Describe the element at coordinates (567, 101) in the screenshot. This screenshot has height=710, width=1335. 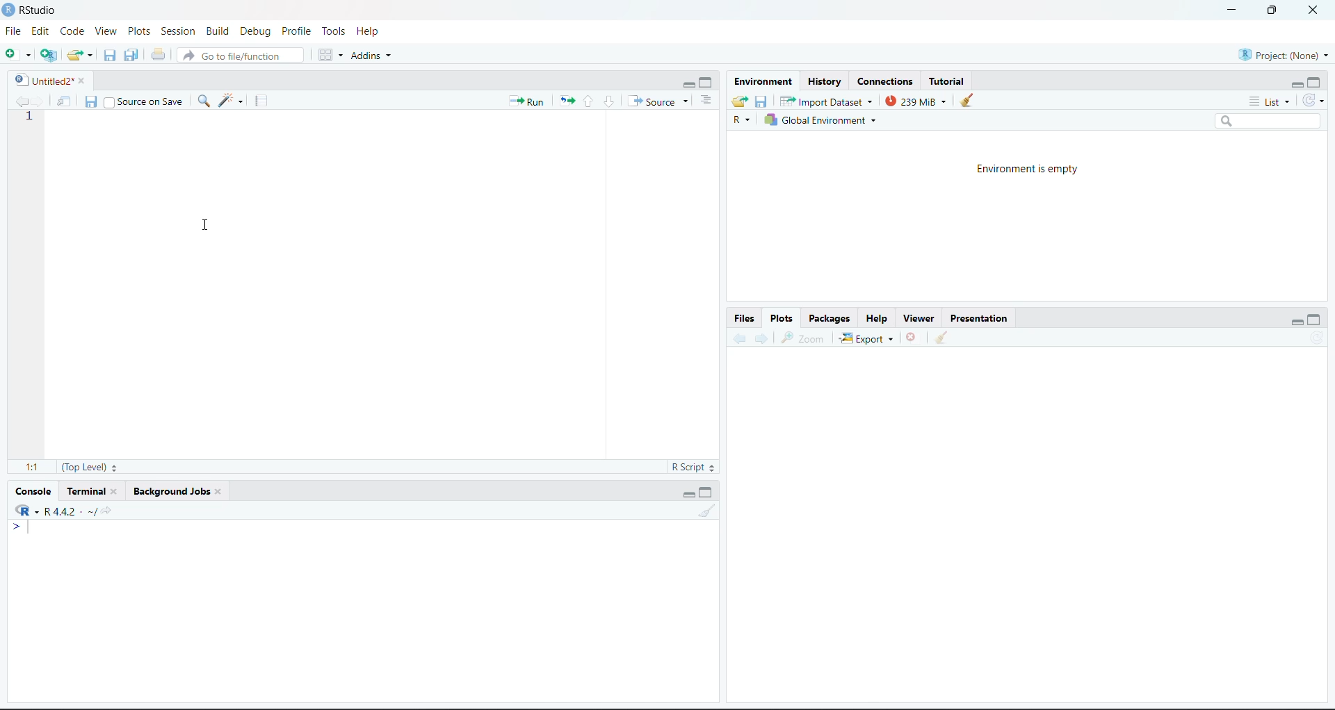
I see `Re-run the previous code region (Ctrl + Alt + P)` at that location.